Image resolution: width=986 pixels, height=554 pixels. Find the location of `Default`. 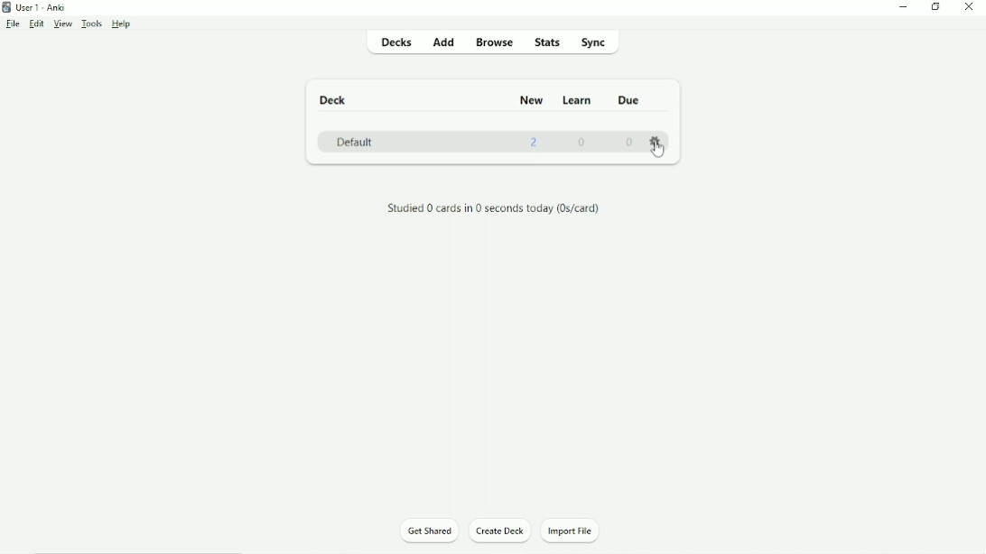

Default is located at coordinates (354, 142).